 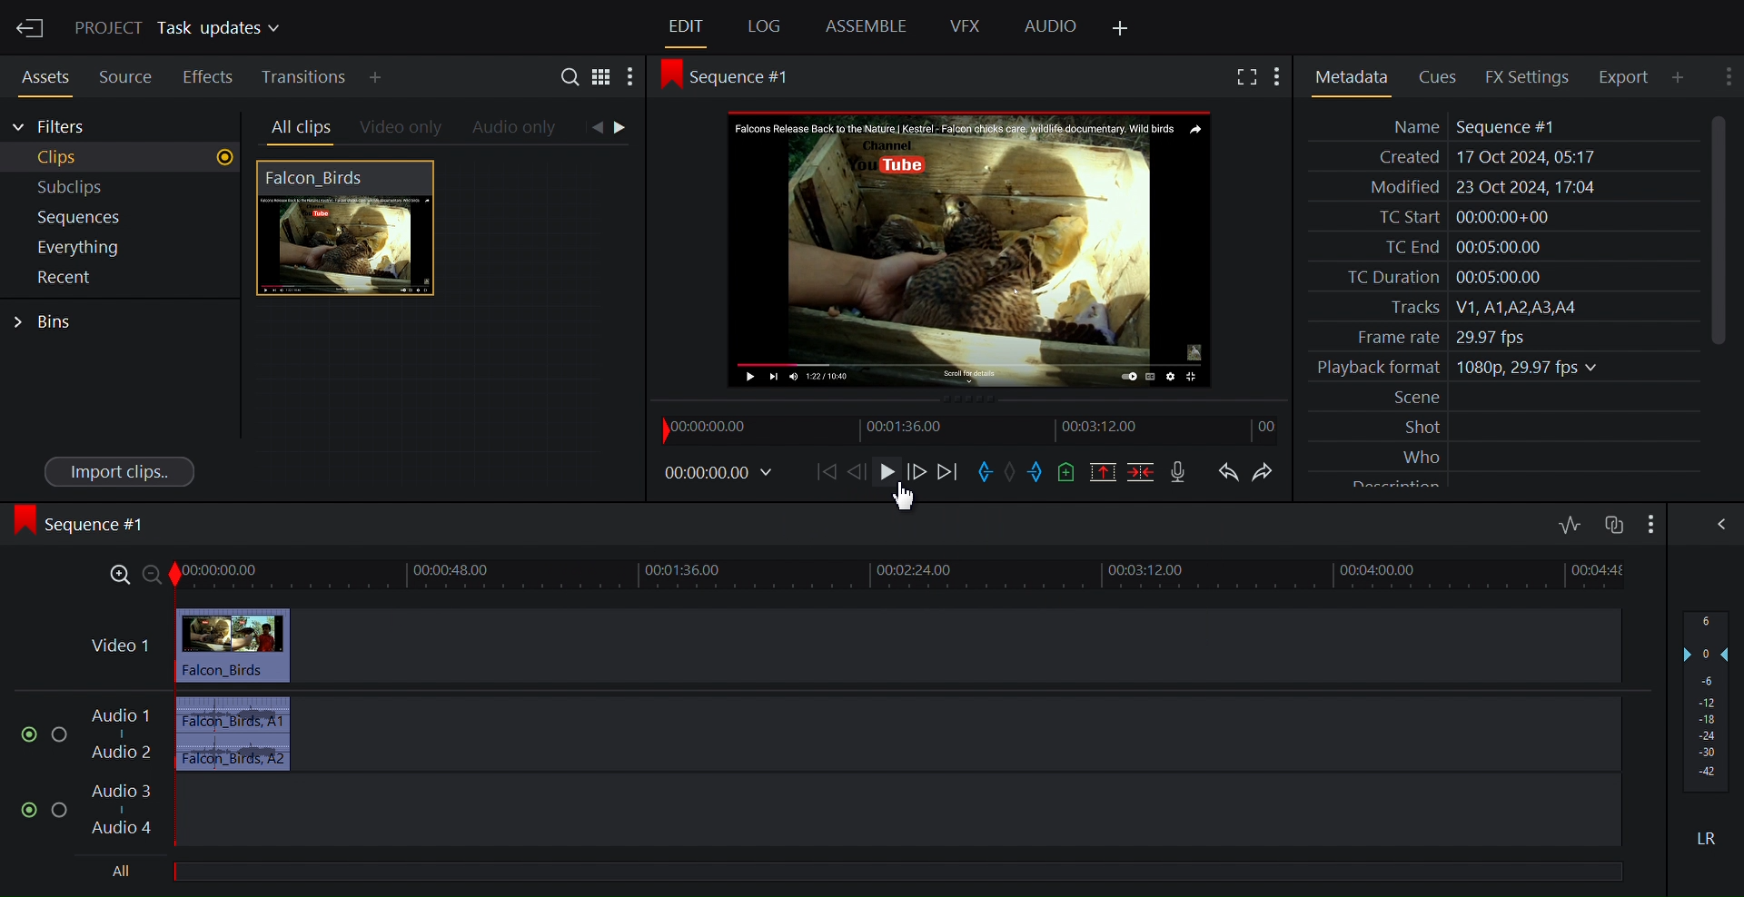 What do you see at coordinates (1726, 75) in the screenshot?
I see `Show settings menu` at bounding box center [1726, 75].